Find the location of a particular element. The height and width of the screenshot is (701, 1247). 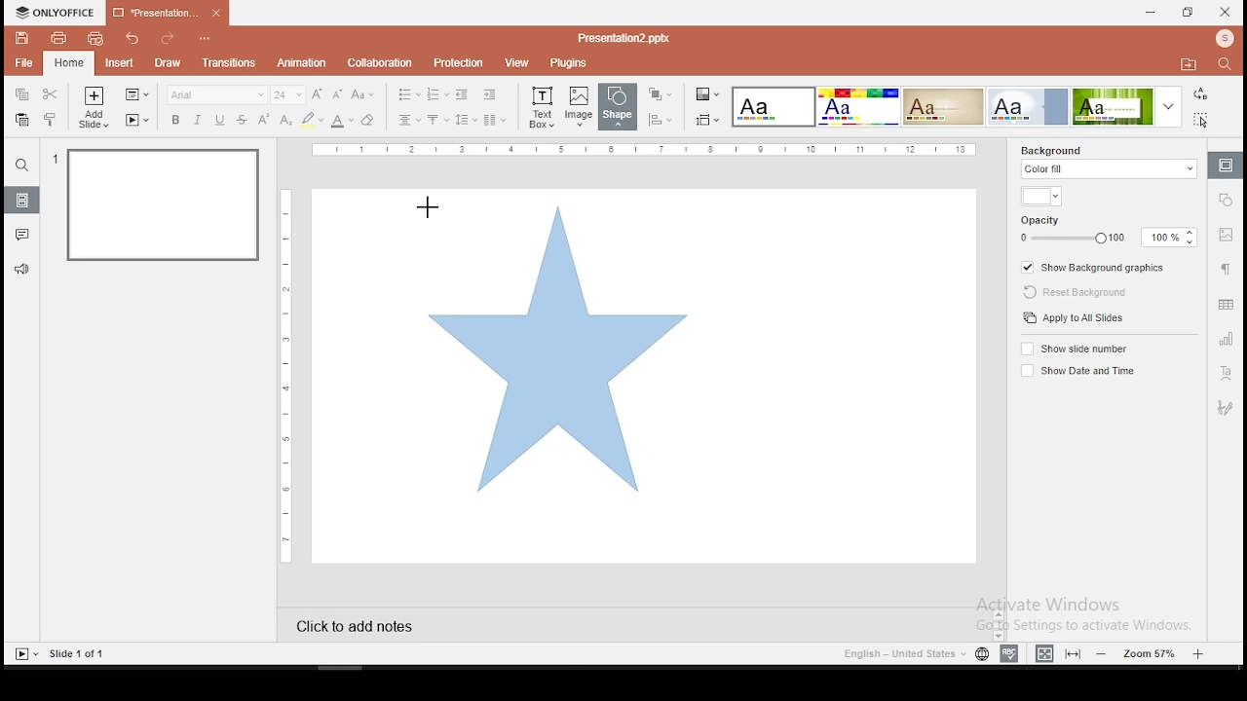

start slideshow is located at coordinates (25, 654).